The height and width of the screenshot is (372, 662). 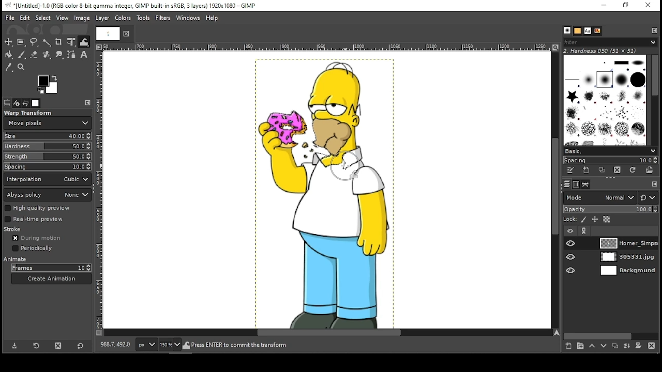 I want to click on edit, so click(x=25, y=18).